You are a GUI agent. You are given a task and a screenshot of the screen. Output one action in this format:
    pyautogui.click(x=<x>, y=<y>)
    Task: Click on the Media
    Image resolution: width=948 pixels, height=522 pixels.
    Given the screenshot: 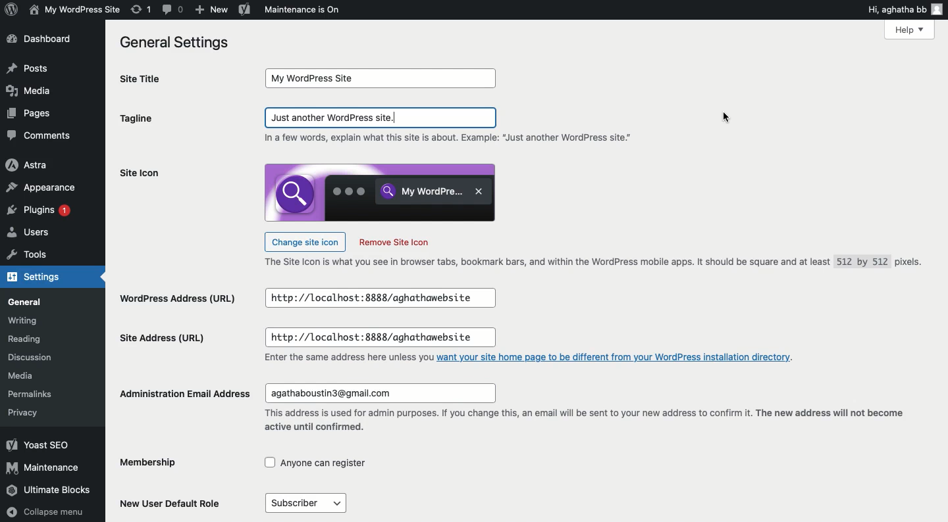 What is the action you would take?
    pyautogui.click(x=24, y=376)
    